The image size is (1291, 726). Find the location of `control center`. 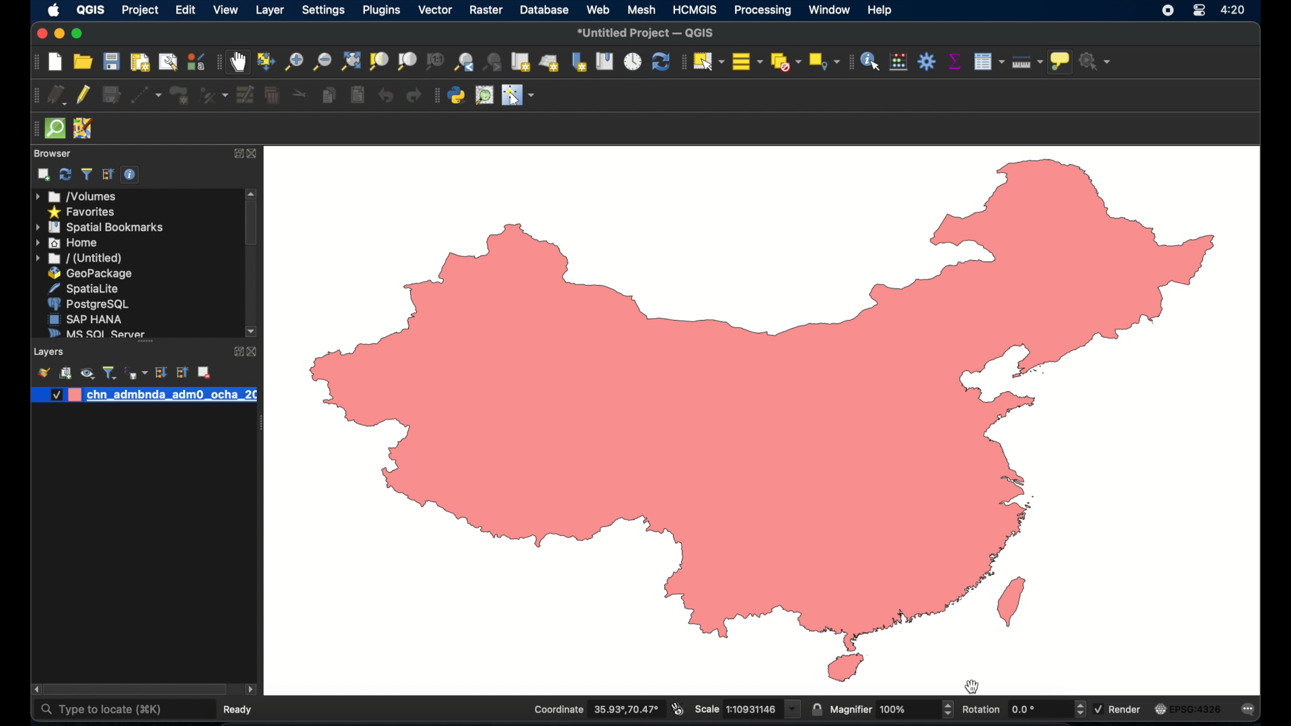

control center is located at coordinates (1199, 11).